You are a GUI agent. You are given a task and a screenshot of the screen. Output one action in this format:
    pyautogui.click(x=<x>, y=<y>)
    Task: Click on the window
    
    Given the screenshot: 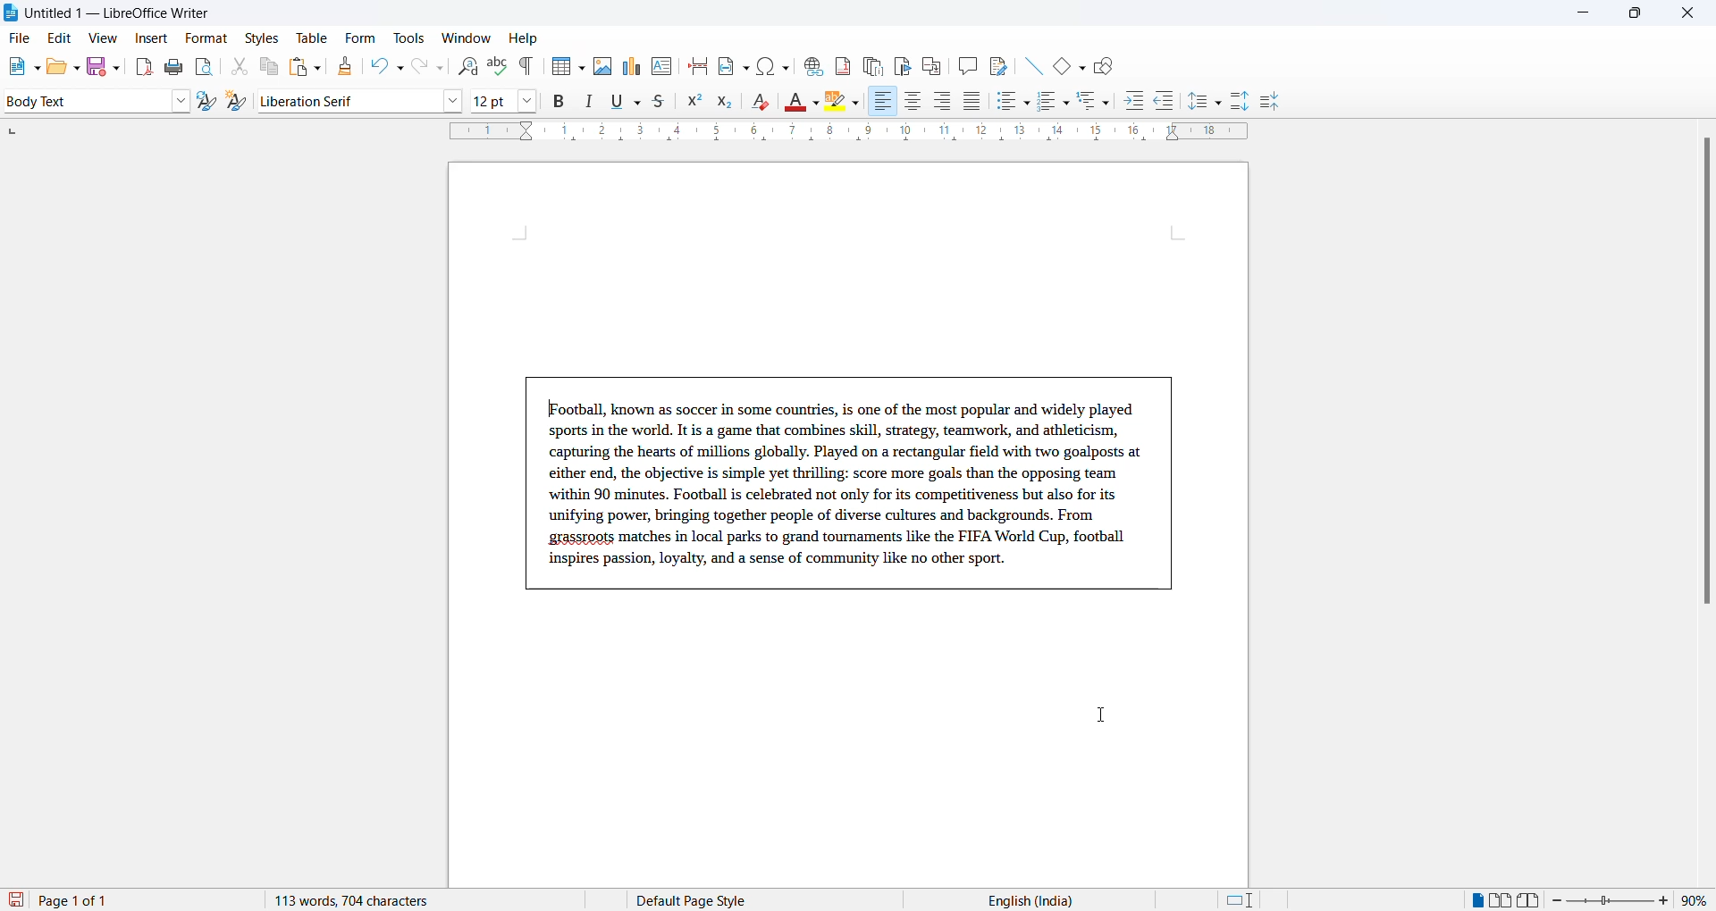 What is the action you would take?
    pyautogui.click(x=467, y=38)
    